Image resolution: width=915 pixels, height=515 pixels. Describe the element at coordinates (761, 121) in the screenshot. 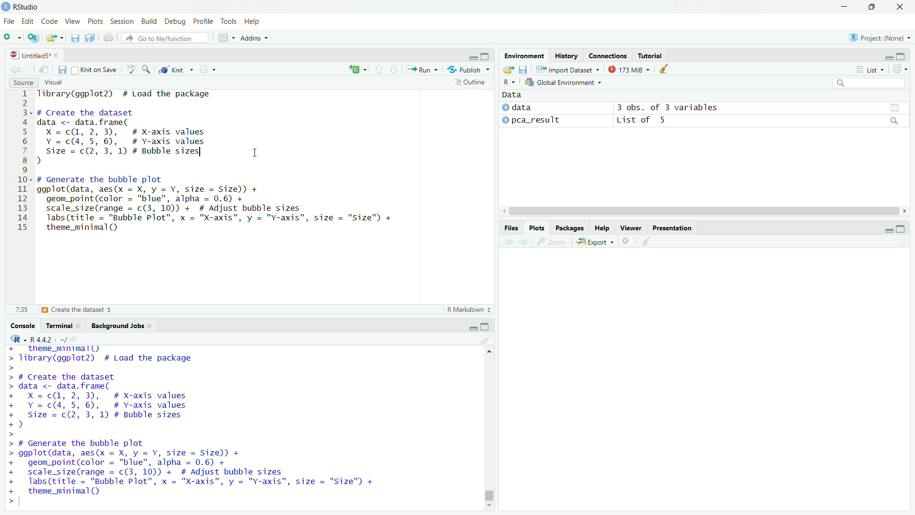

I see `data2 : list of 5` at that location.